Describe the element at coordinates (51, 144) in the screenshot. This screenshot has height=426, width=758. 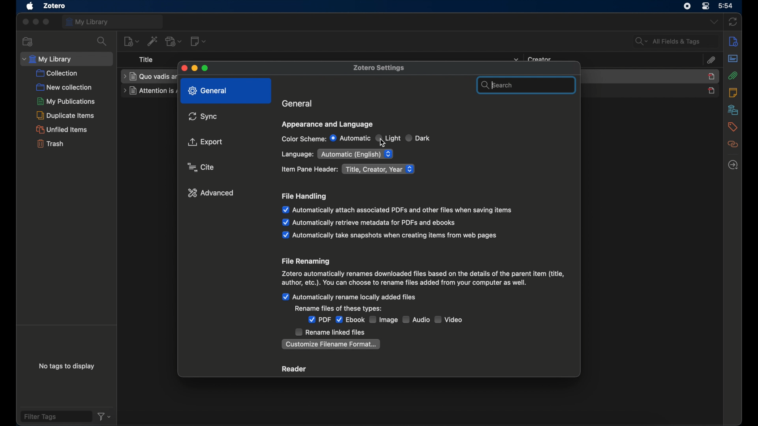
I see `trash` at that location.